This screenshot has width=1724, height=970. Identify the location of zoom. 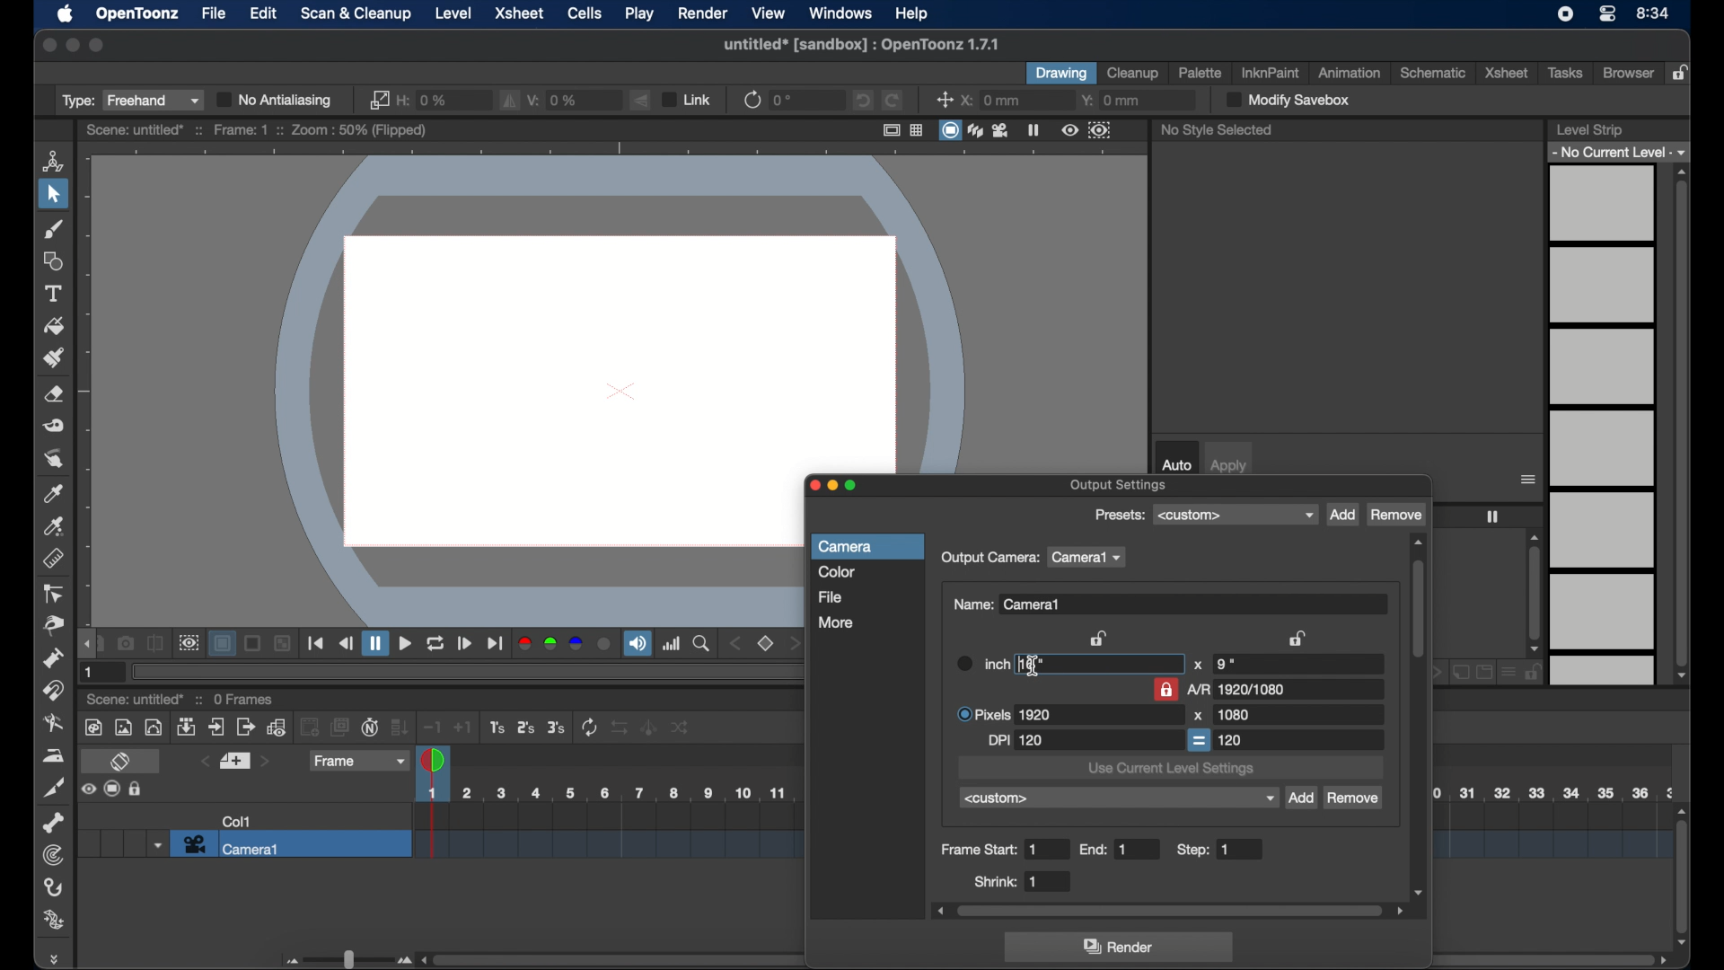
(702, 644).